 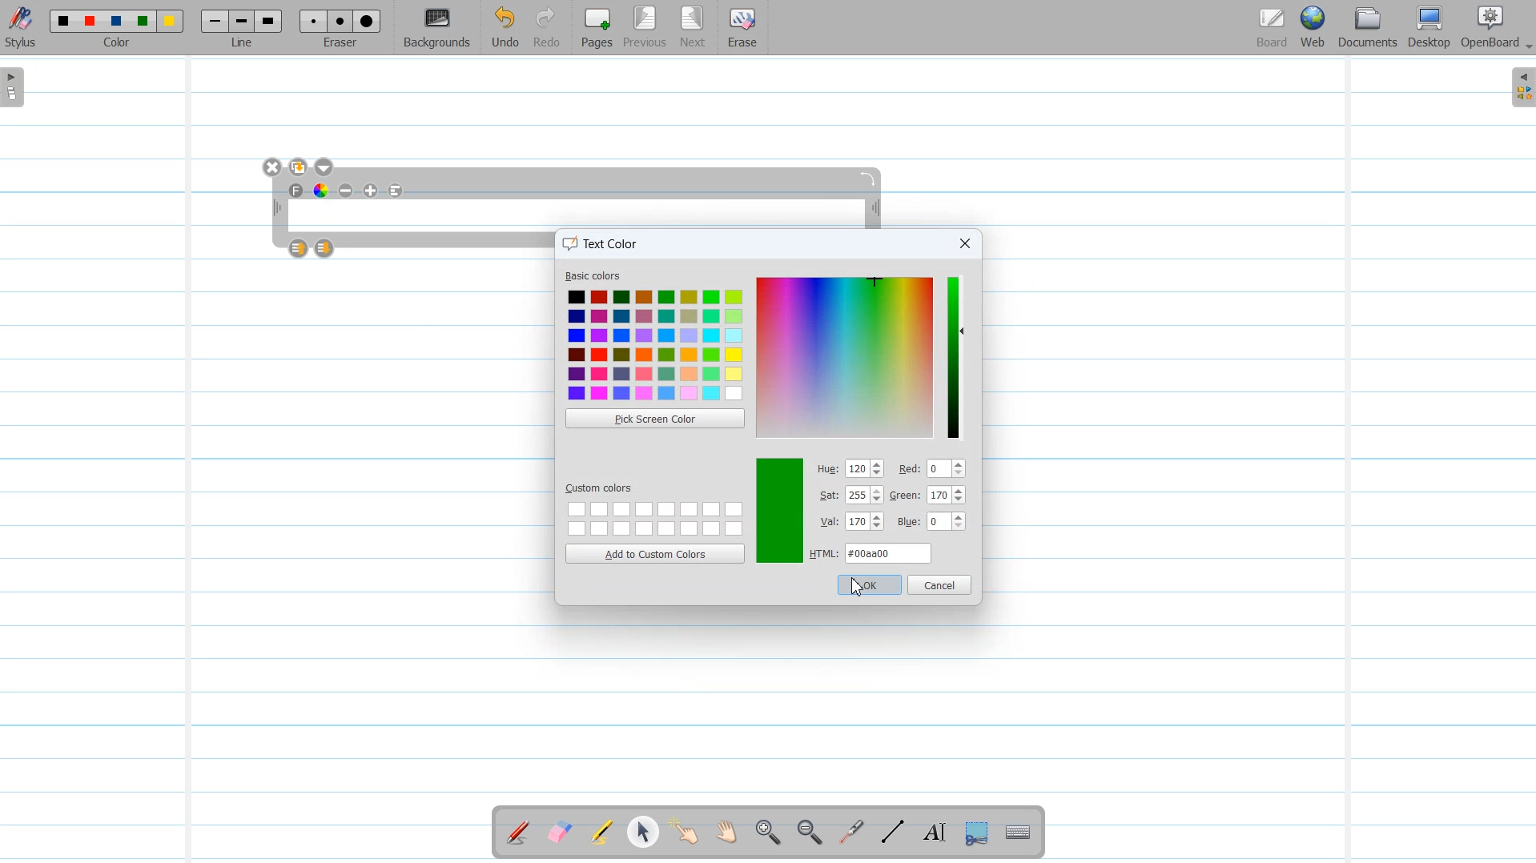 What do you see at coordinates (561, 833) in the screenshot?
I see `Erase Annotation` at bounding box center [561, 833].